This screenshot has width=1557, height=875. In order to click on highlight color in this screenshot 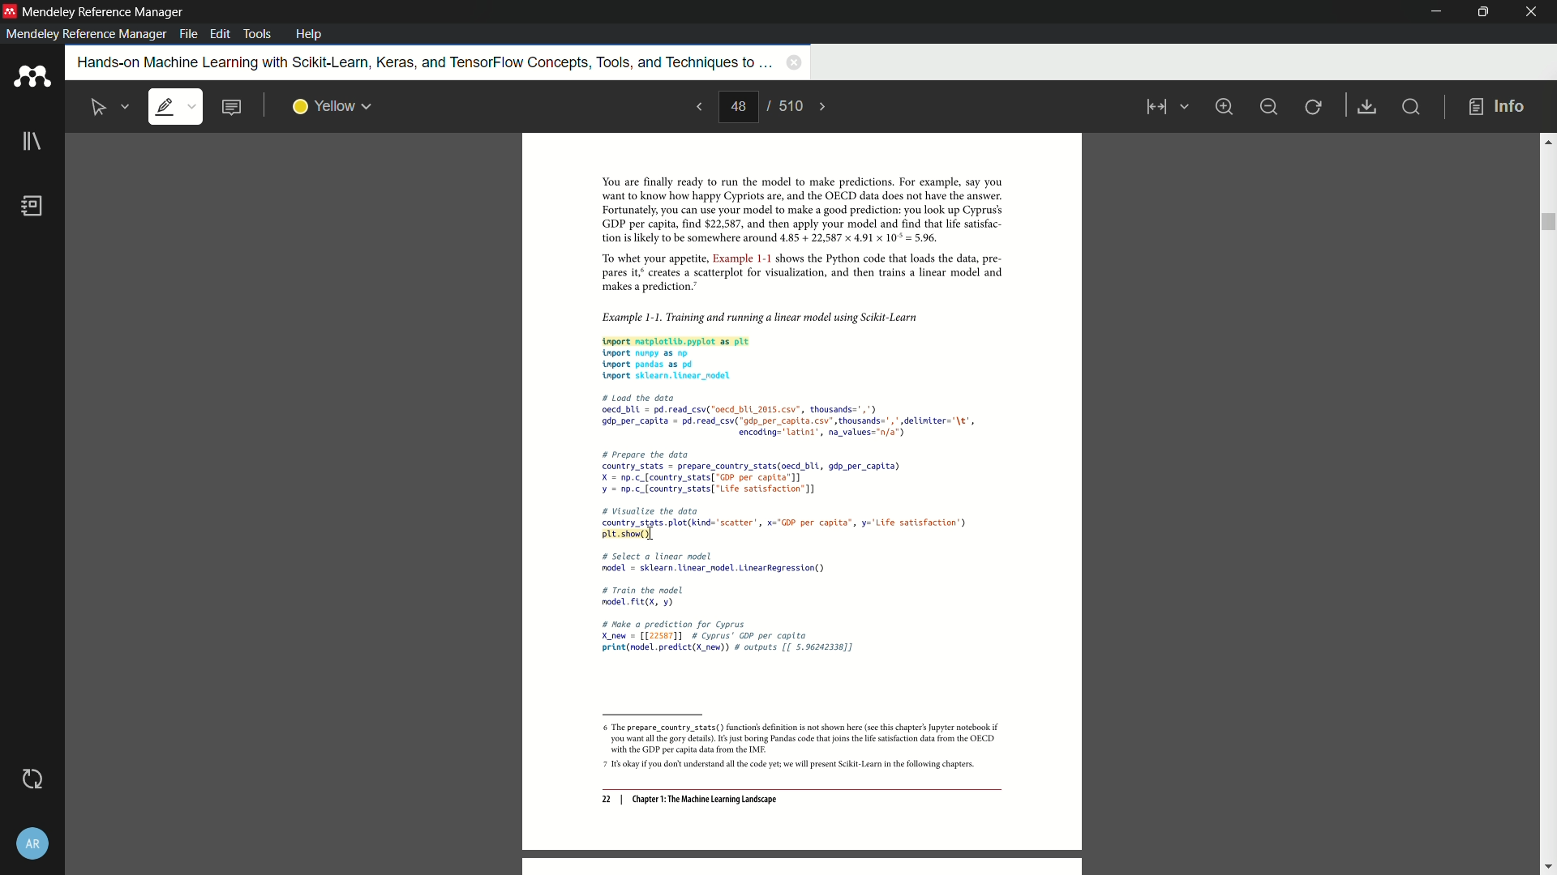, I will do `click(332, 107)`.